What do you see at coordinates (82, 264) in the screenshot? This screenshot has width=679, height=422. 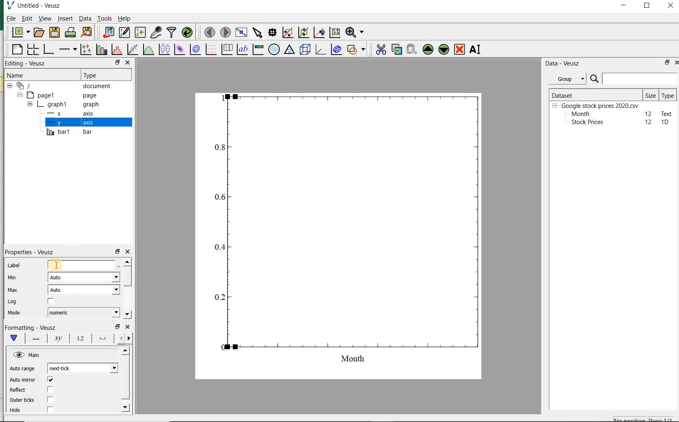 I see `input field` at bounding box center [82, 264].